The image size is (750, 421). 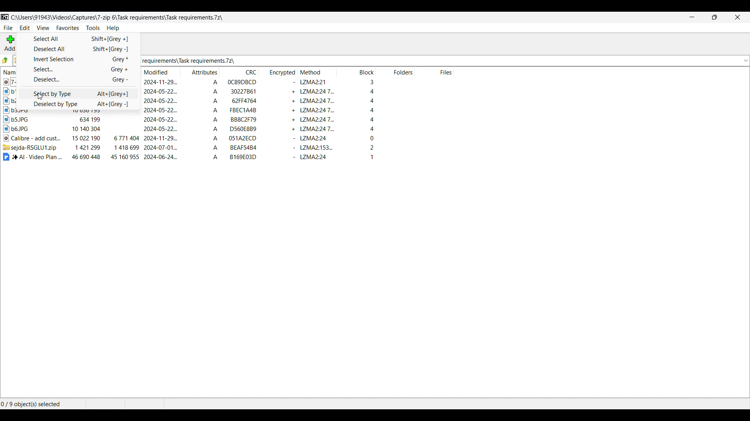 I want to click on Invert selection, so click(x=79, y=59).